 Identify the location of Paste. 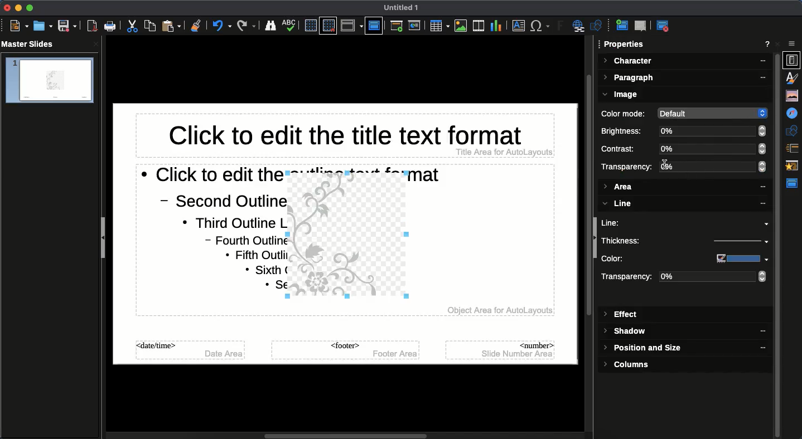
(172, 26).